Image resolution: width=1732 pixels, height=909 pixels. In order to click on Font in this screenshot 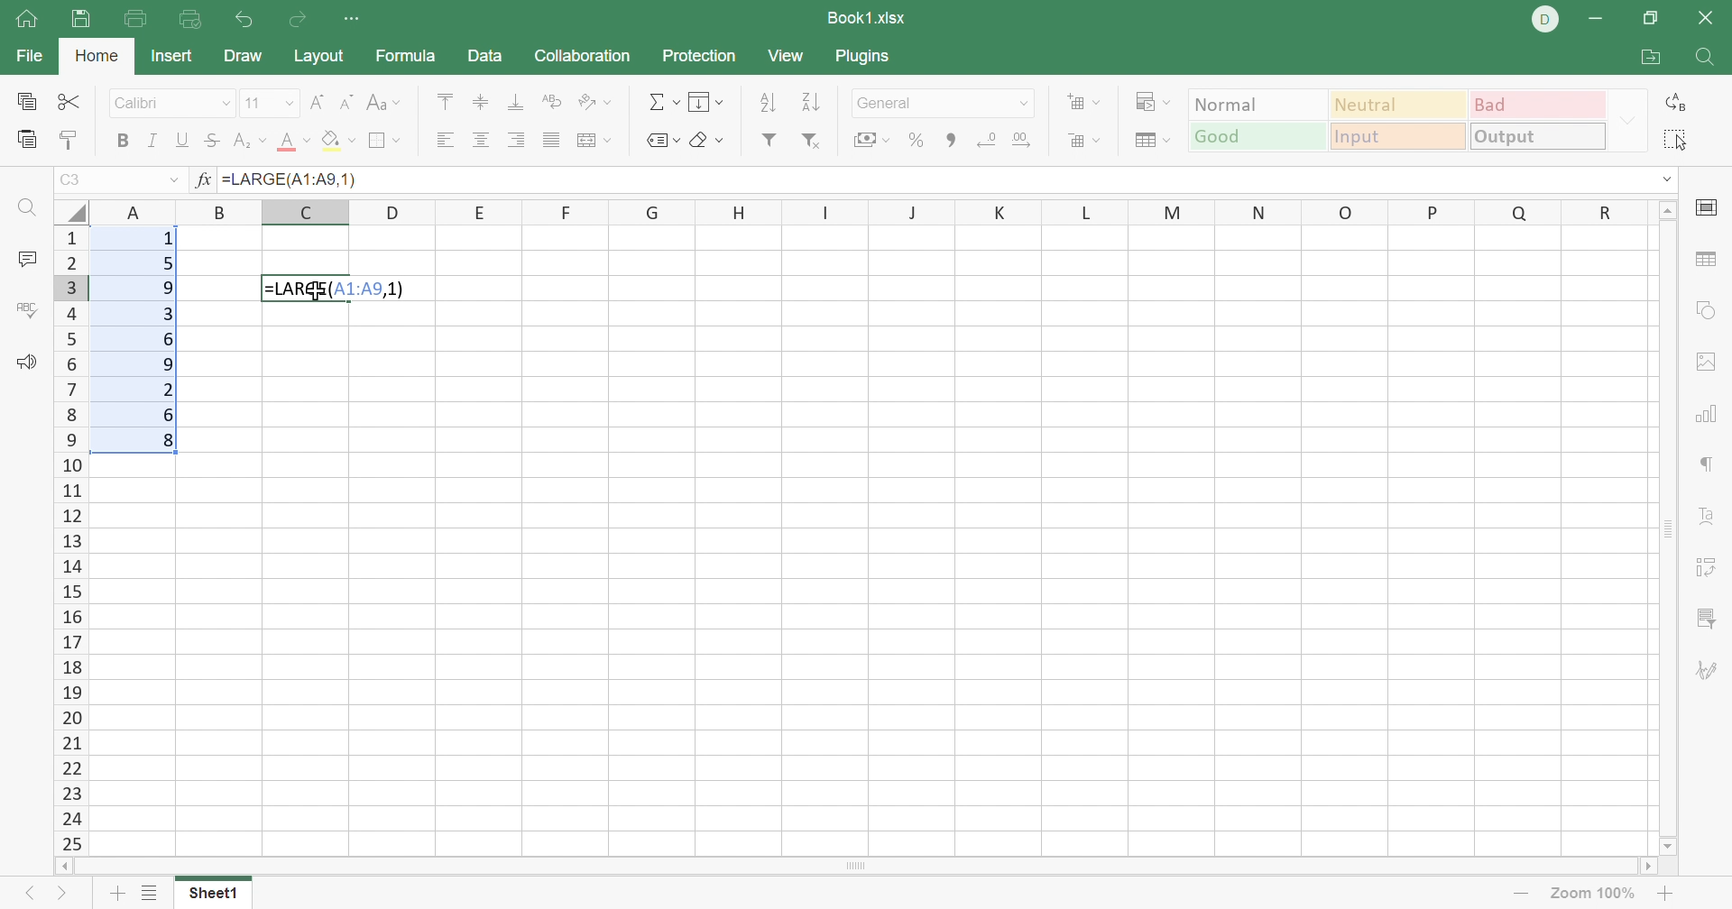, I will do `click(158, 103)`.